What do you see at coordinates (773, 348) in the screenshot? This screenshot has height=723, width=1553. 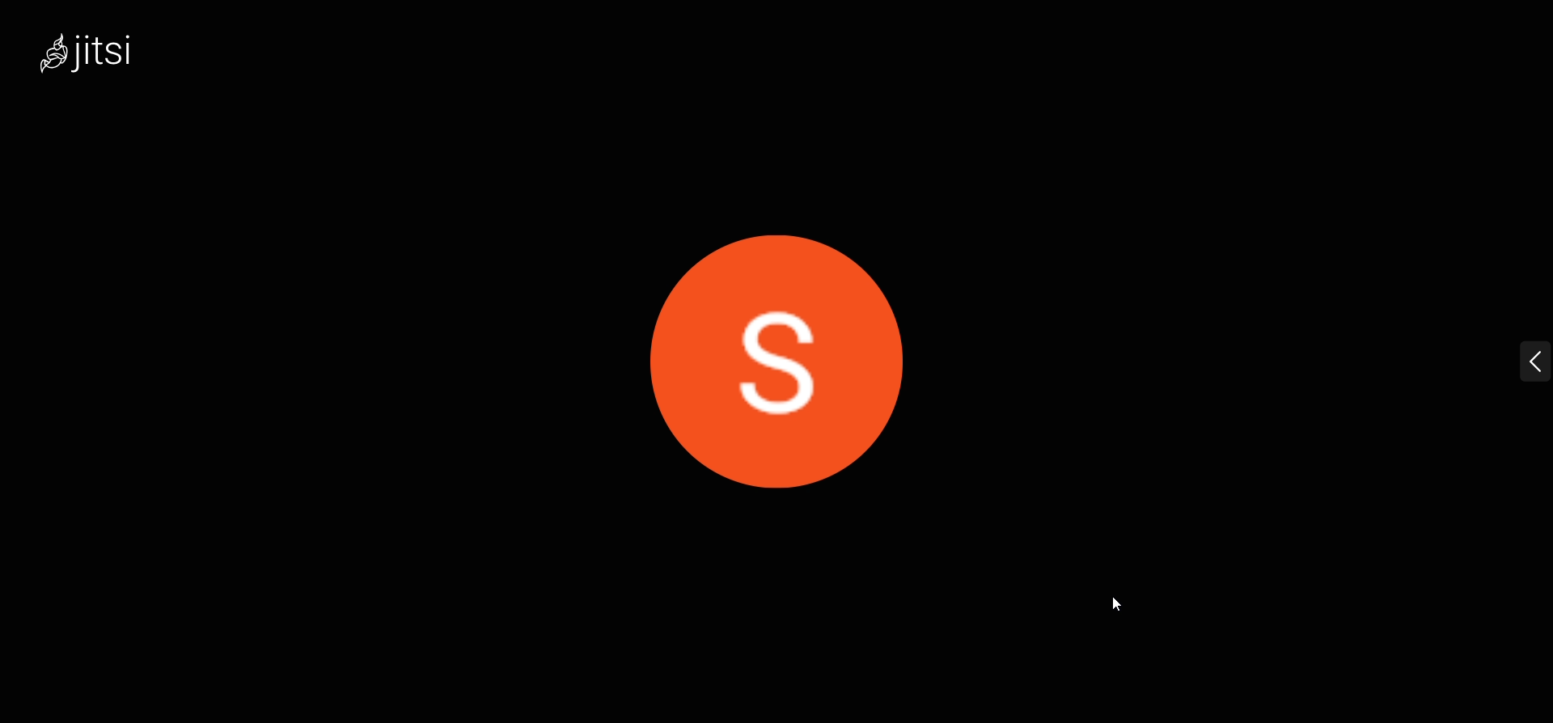 I see `display picture` at bounding box center [773, 348].